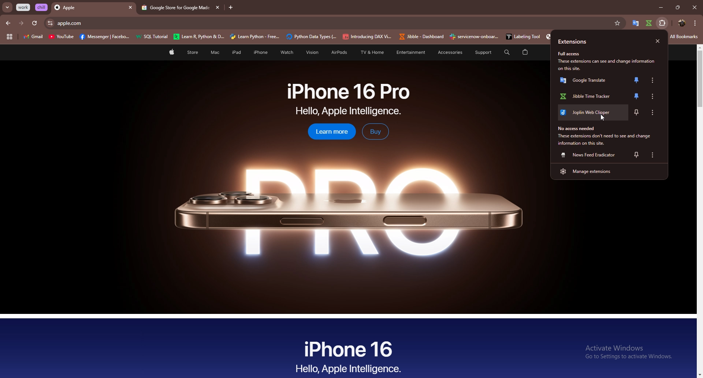 The image size is (703, 378). I want to click on close tab, so click(130, 8).